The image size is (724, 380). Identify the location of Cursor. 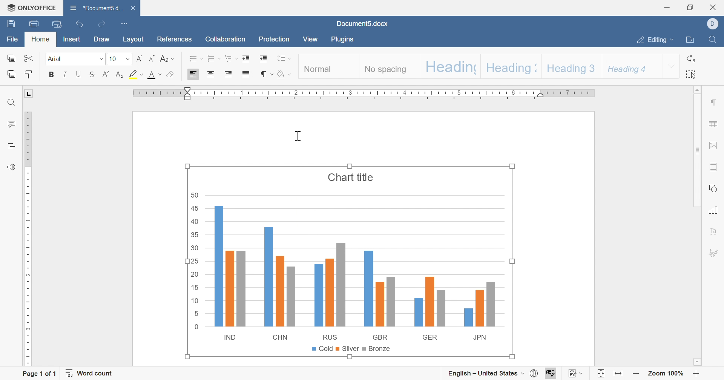
(298, 135).